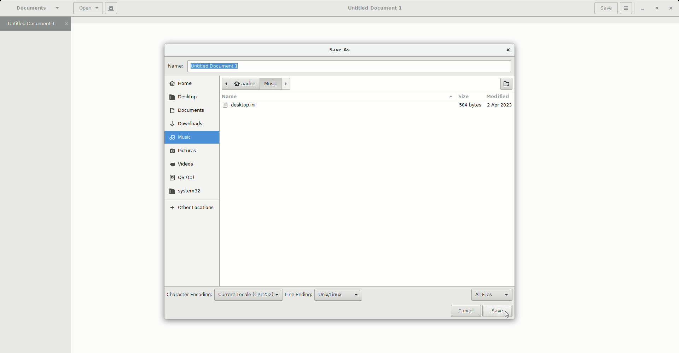 The width and height of the screenshot is (679, 353). I want to click on Name, so click(230, 97).